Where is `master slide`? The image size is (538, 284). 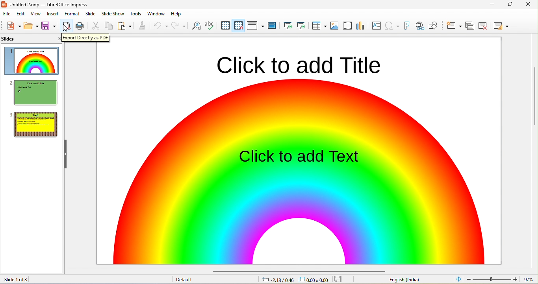 master slide is located at coordinates (272, 26).